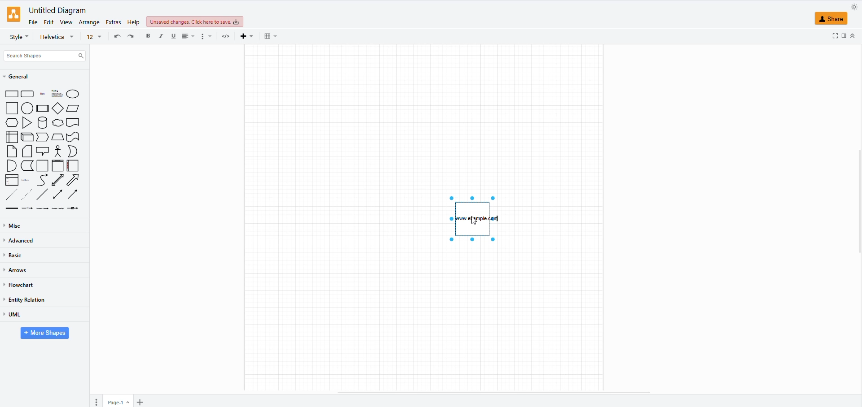  Describe the element at coordinates (21, 77) in the screenshot. I see `general` at that location.